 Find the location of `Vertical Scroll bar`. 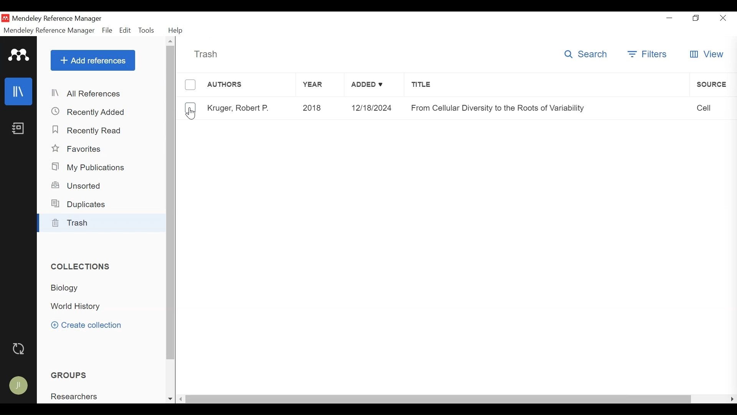

Vertical Scroll bar is located at coordinates (438, 399).